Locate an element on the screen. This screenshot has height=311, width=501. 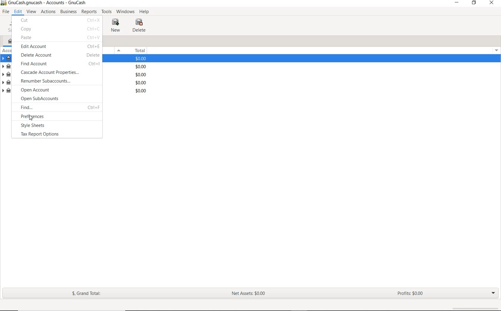
DELETE ACCOUNT is located at coordinates (60, 55).